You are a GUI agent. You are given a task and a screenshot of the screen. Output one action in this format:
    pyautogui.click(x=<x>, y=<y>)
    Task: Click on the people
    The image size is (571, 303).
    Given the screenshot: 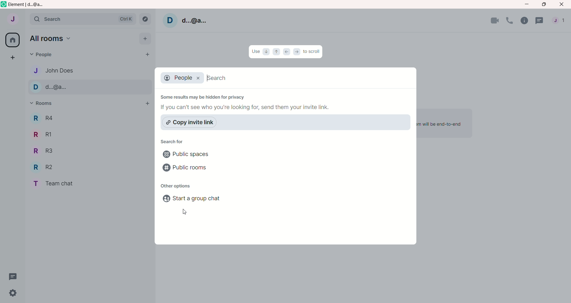 What is the action you would take?
    pyautogui.click(x=41, y=55)
    